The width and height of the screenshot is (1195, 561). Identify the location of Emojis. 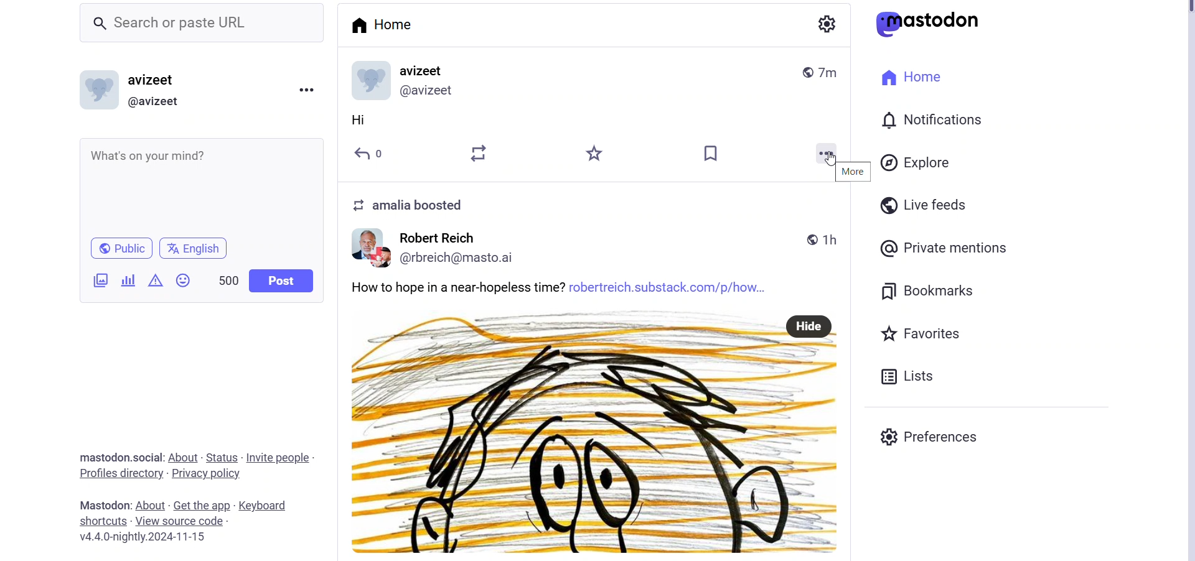
(184, 280).